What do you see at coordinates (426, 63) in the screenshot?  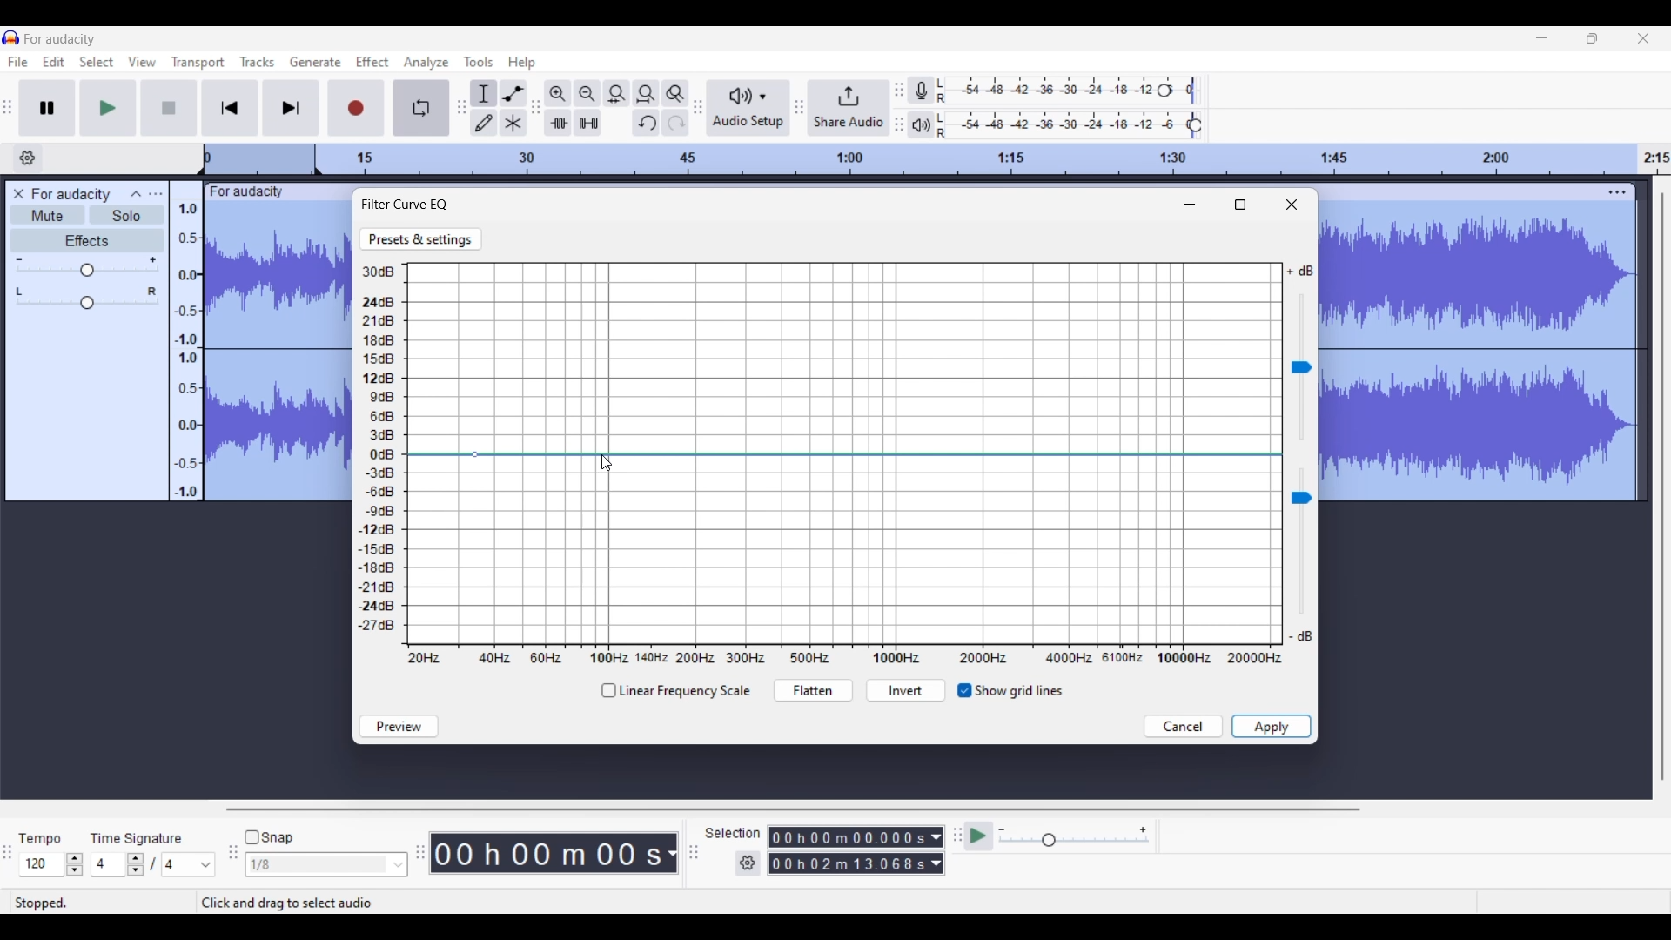 I see `Analyze menu` at bounding box center [426, 63].